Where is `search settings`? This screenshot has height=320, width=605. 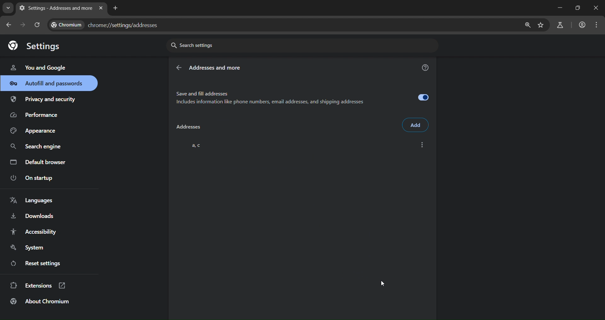
search settings is located at coordinates (225, 45).